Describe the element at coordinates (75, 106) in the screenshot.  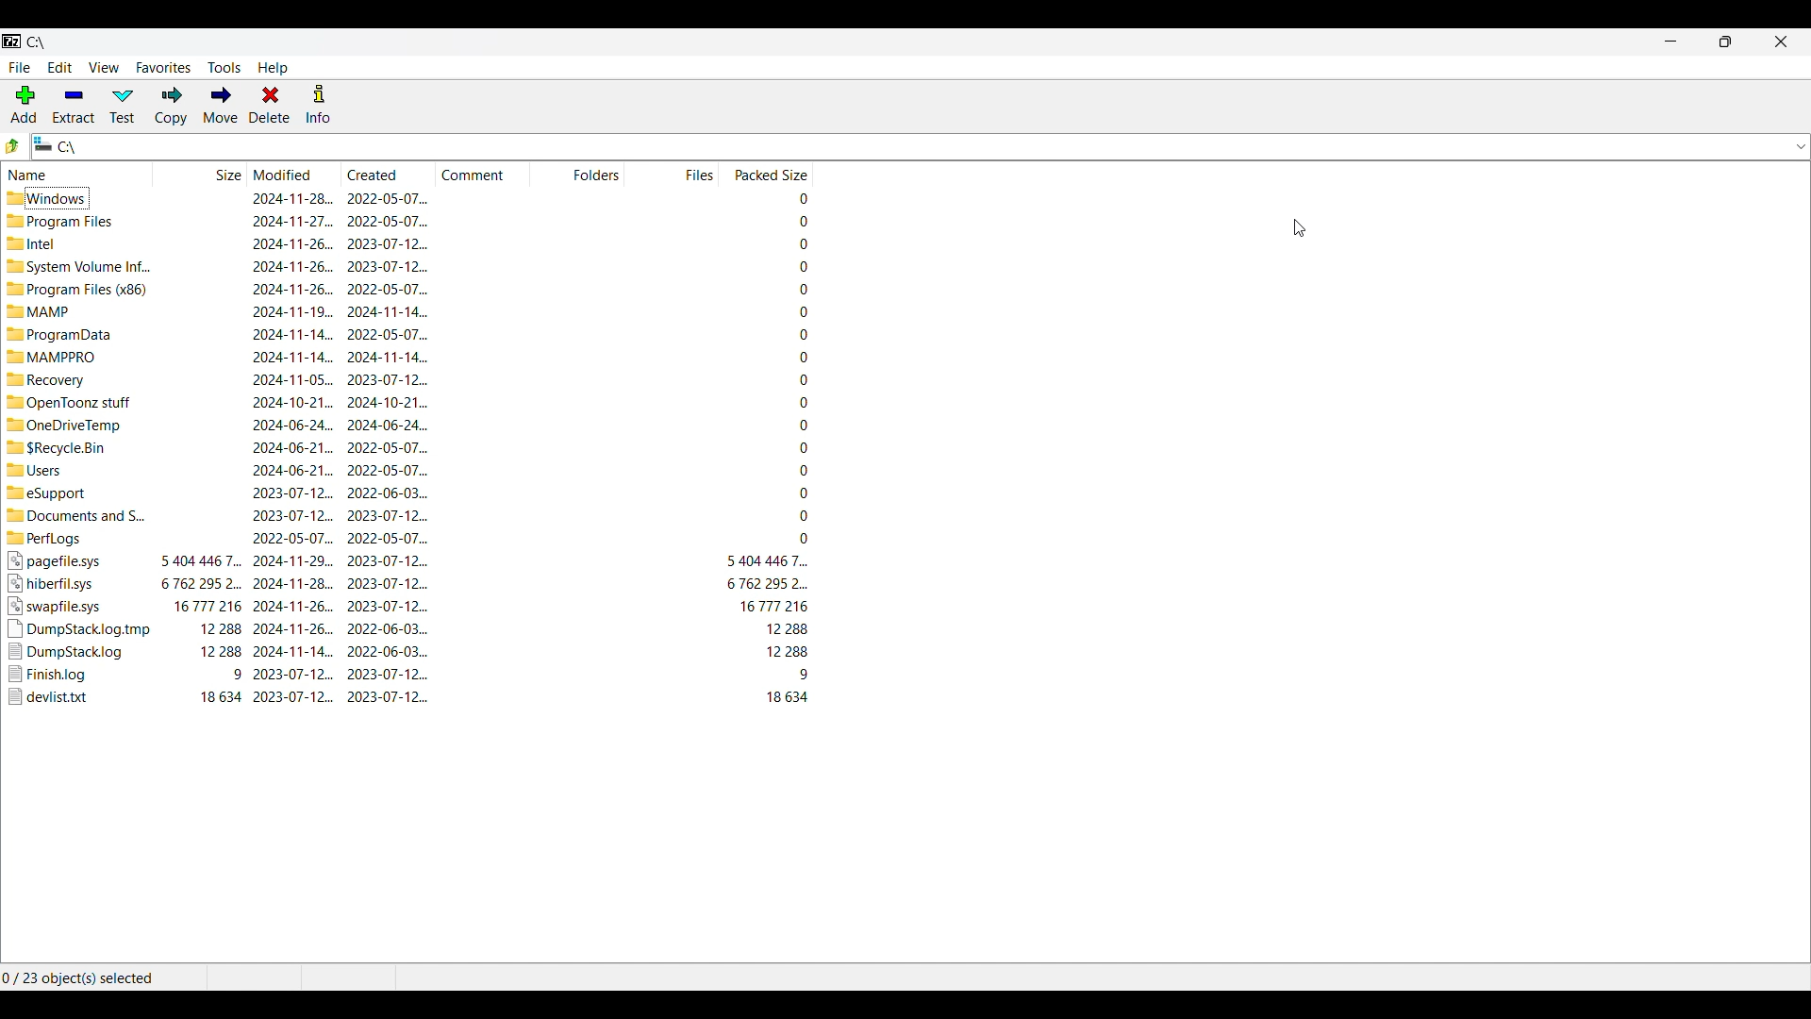
I see `Extract` at that location.